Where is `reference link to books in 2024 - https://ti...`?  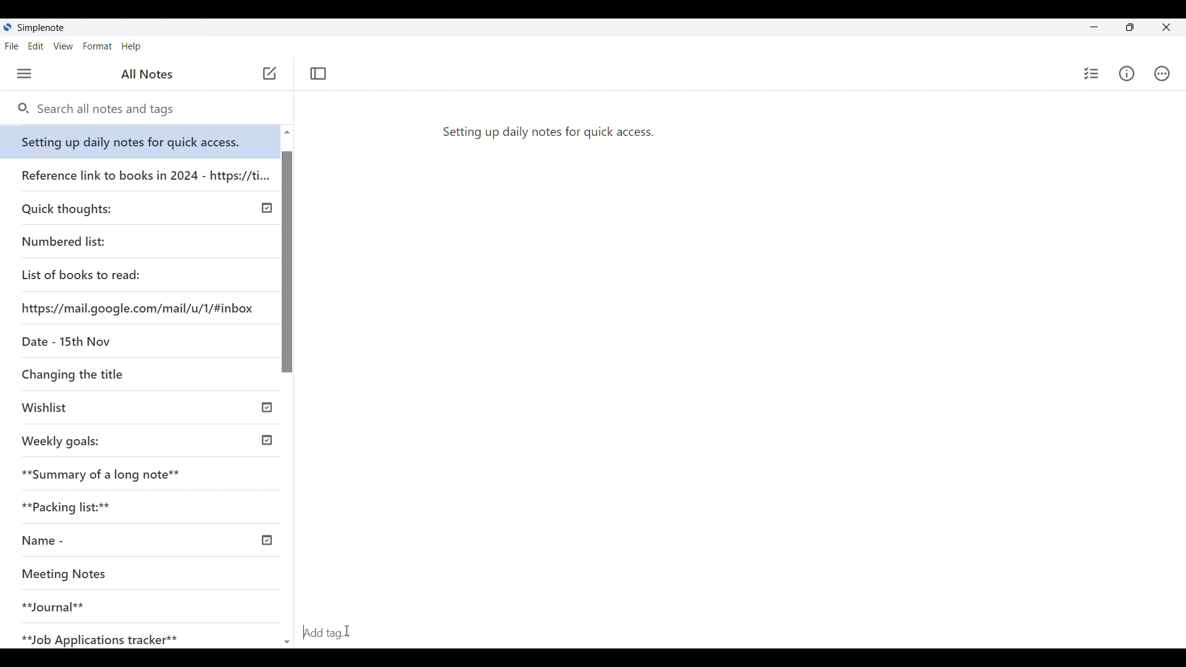
reference link to books in 2024 - https://ti... is located at coordinates (144, 173).